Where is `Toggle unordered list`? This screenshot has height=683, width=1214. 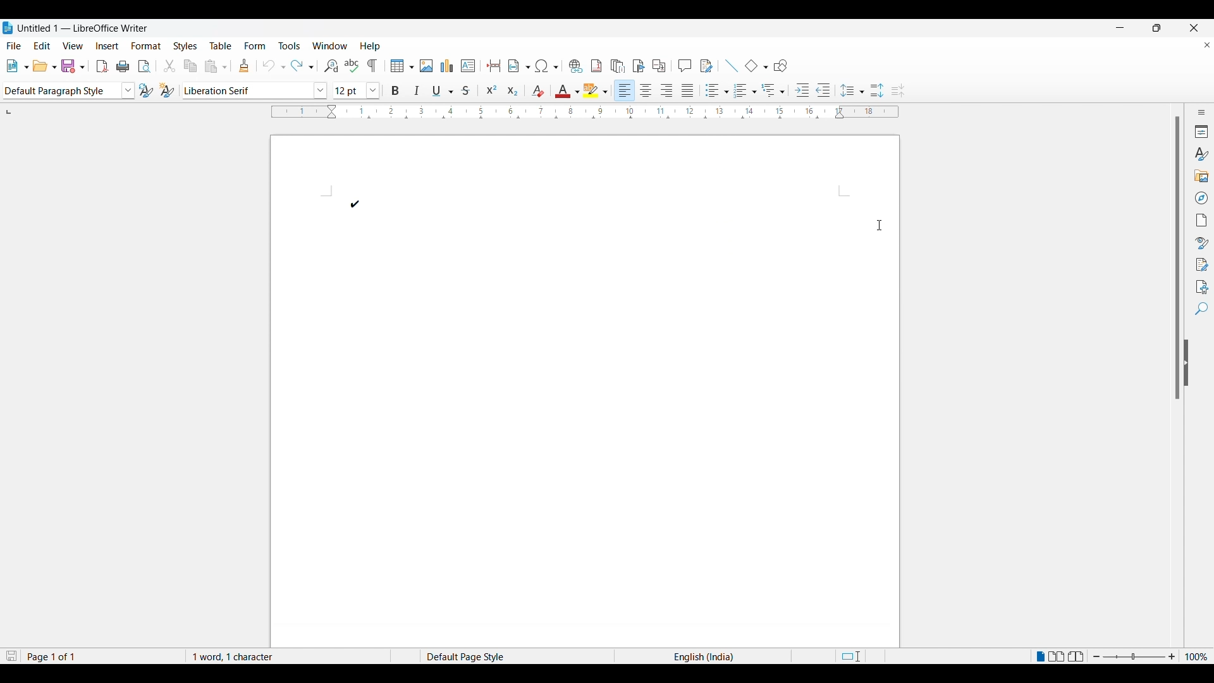 Toggle unordered list is located at coordinates (714, 88).